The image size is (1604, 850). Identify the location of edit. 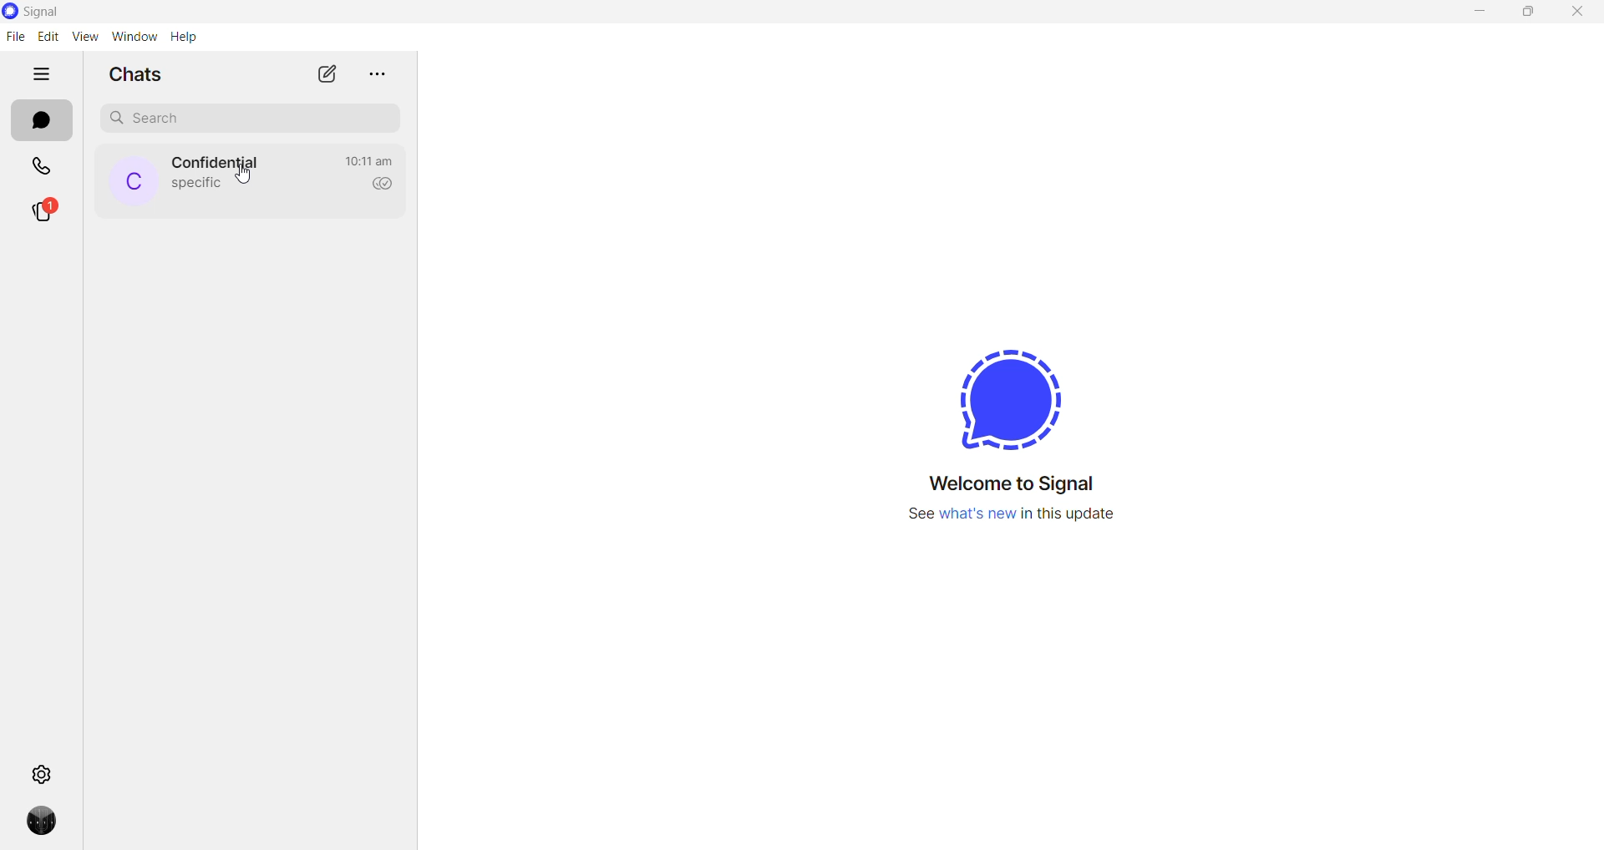
(48, 37).